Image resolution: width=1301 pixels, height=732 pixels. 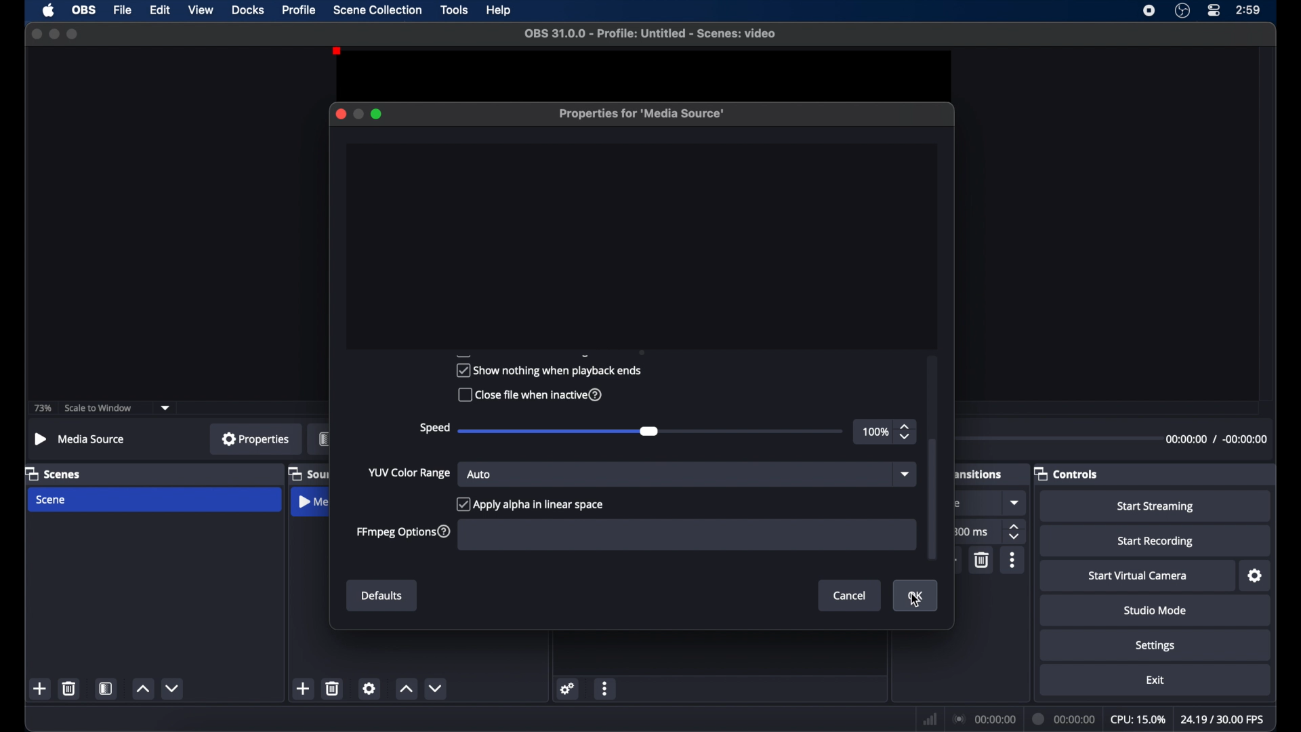 What do you see at coordinates (369, 688) in the screenshot?
I see `settings` at bounding box center [369, 688].